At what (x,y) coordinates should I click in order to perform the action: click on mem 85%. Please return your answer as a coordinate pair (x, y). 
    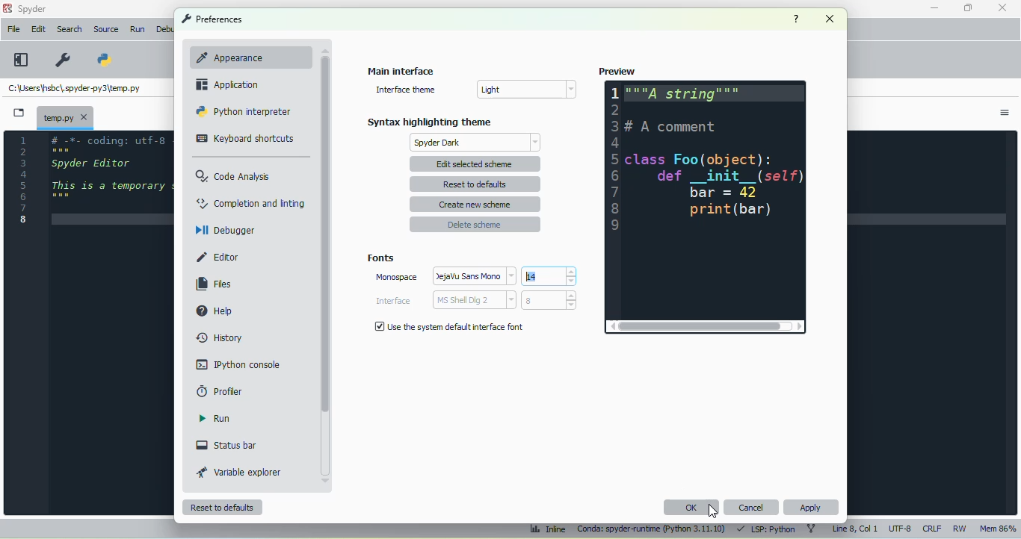
    Looking at the image, I should click on (997, 528).